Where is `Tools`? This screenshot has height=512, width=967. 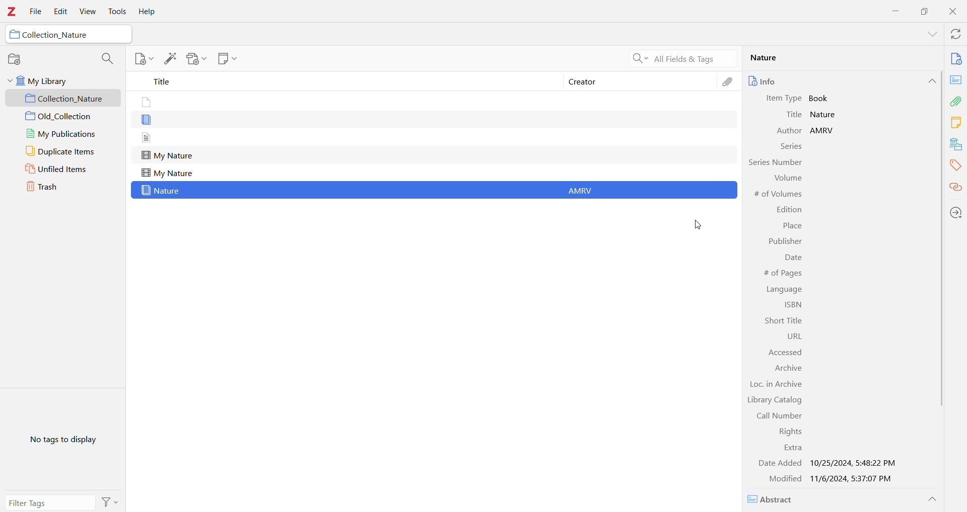
Tools is located at coordinates (116, 12).